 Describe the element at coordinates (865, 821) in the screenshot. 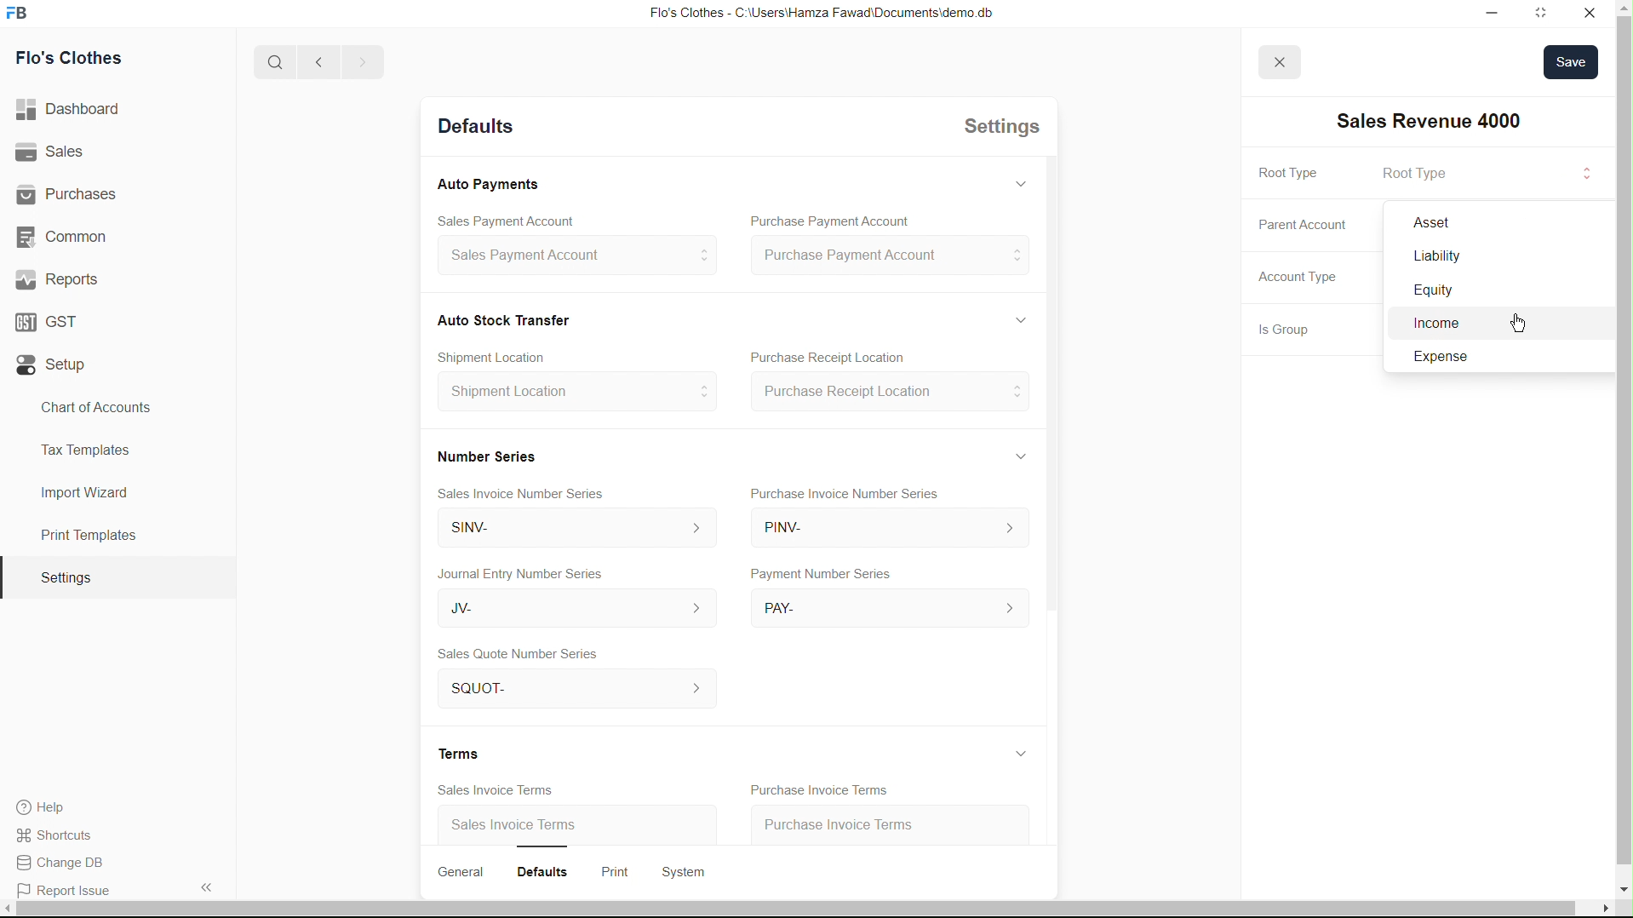

I see `Purchase Invoice Terms` at that location.